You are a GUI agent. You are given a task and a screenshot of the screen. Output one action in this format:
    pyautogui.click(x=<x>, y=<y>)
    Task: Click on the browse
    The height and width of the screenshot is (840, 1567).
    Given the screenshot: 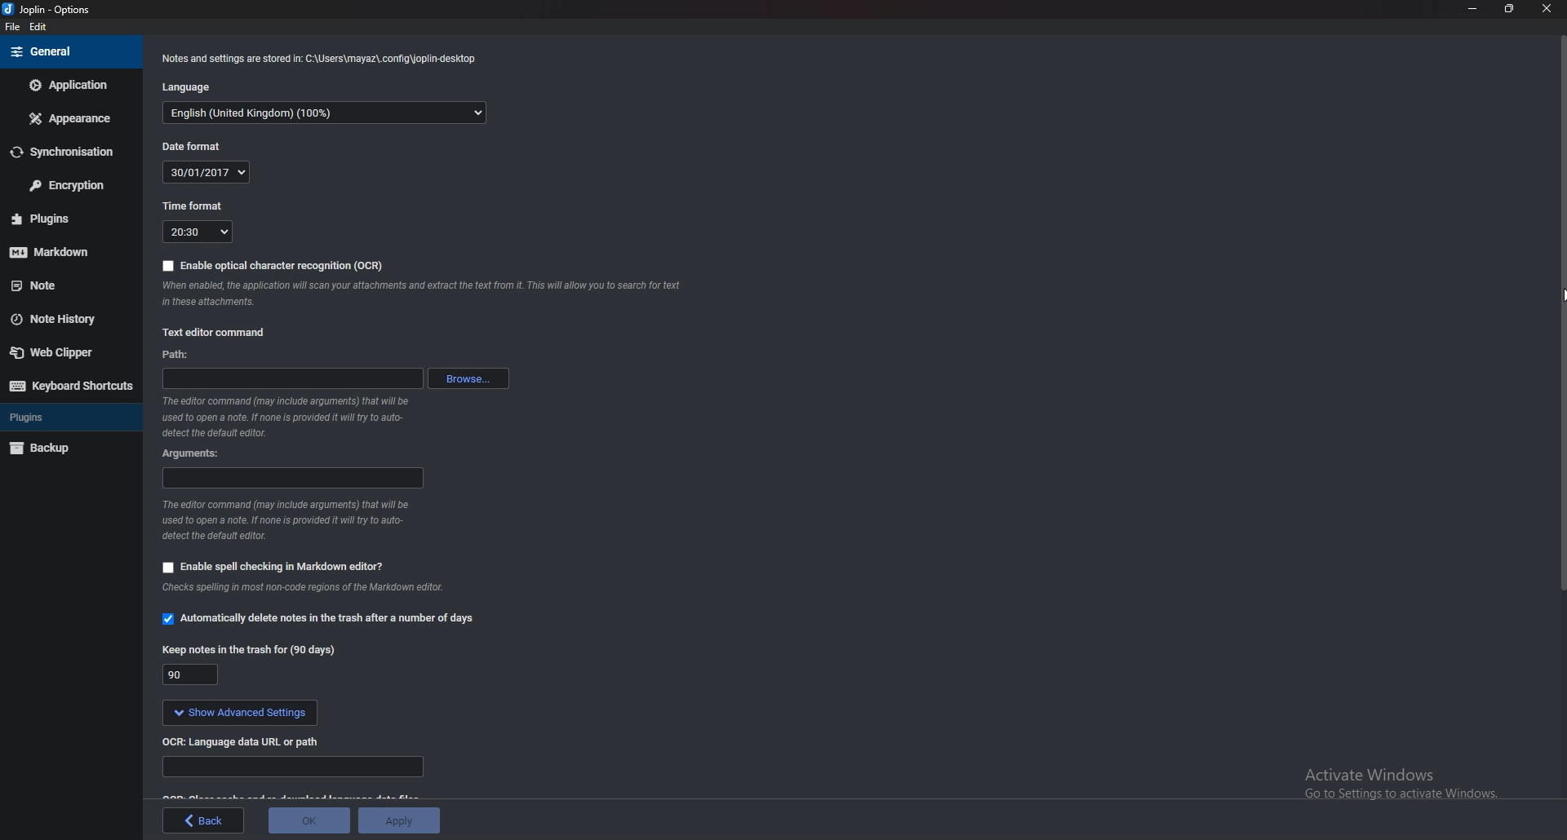 What is the action you would take?
    pyautogui.click(x=468, y=377)
    